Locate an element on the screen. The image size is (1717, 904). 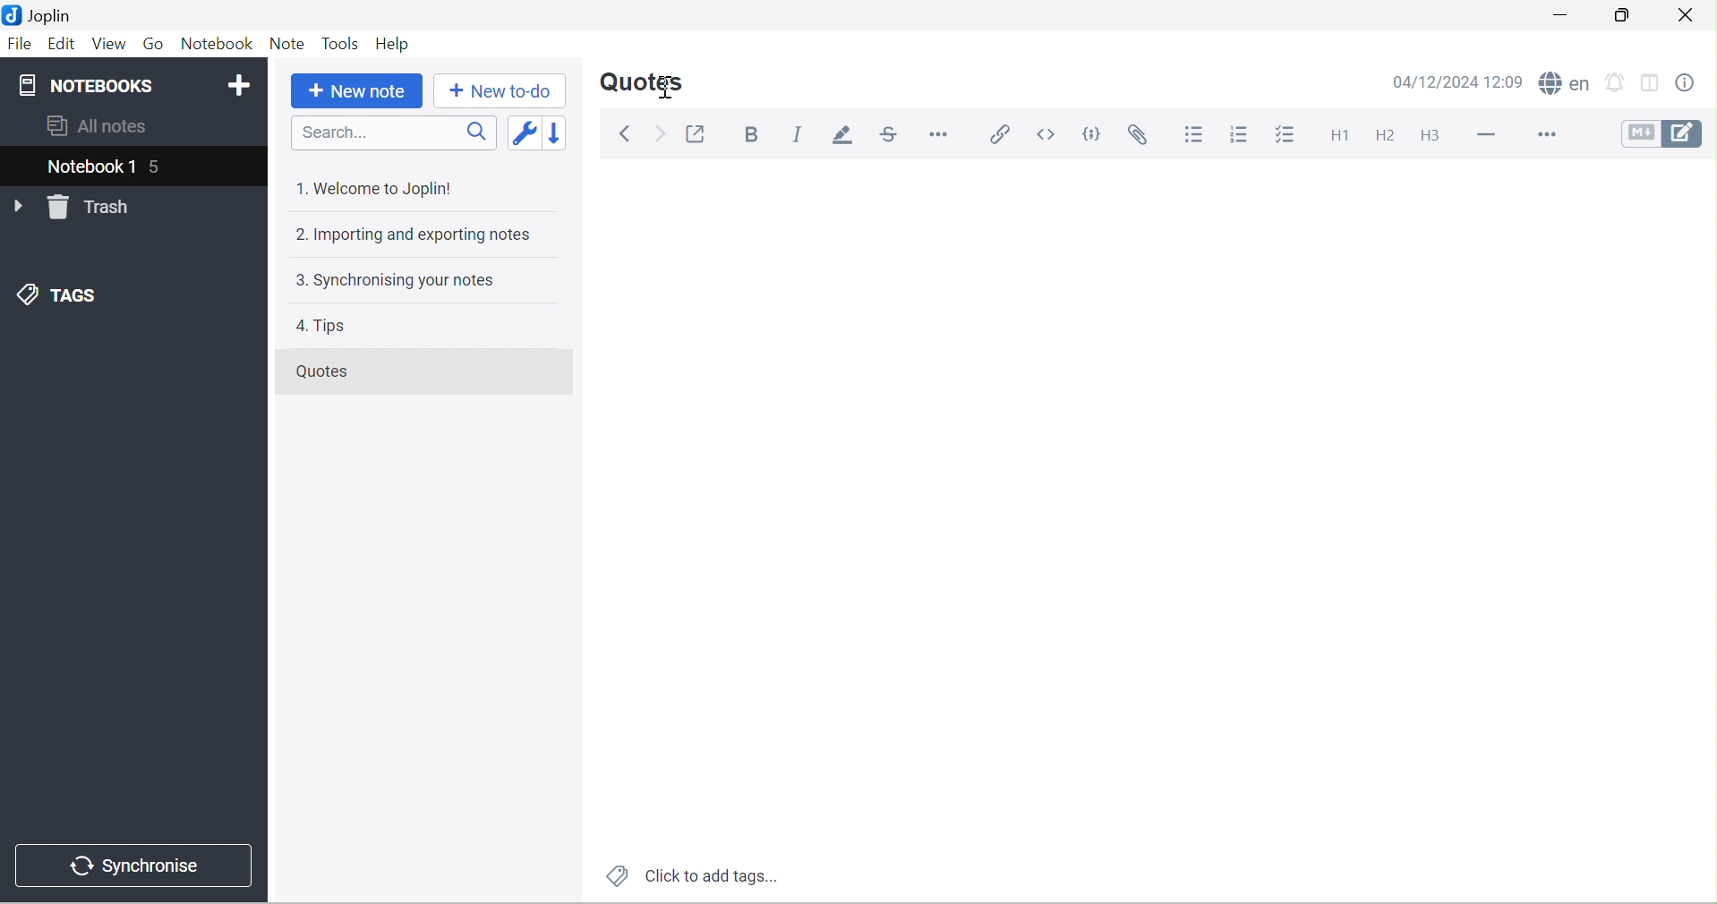
Toggle editors is located at coordinates (1667, 135).